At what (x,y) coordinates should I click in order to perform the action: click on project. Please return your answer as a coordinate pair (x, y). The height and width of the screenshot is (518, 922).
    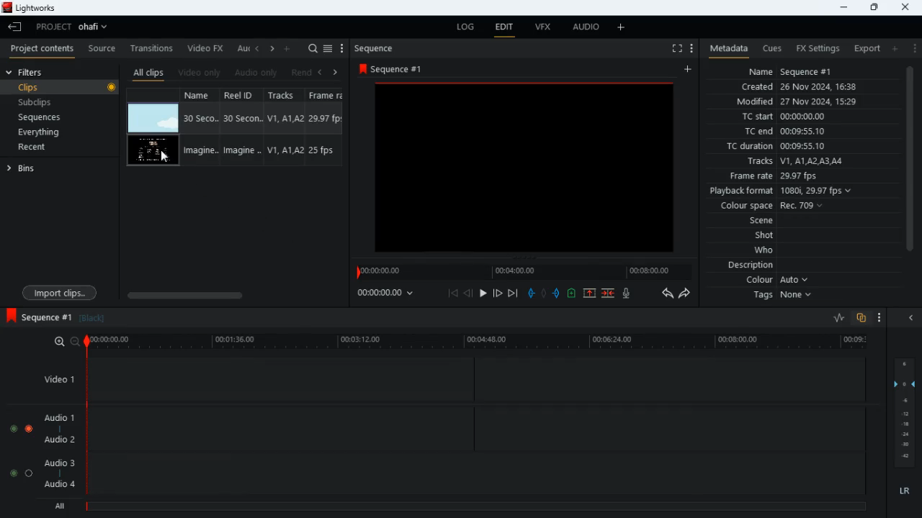
    Looking at the image, I should click on (75, 27).